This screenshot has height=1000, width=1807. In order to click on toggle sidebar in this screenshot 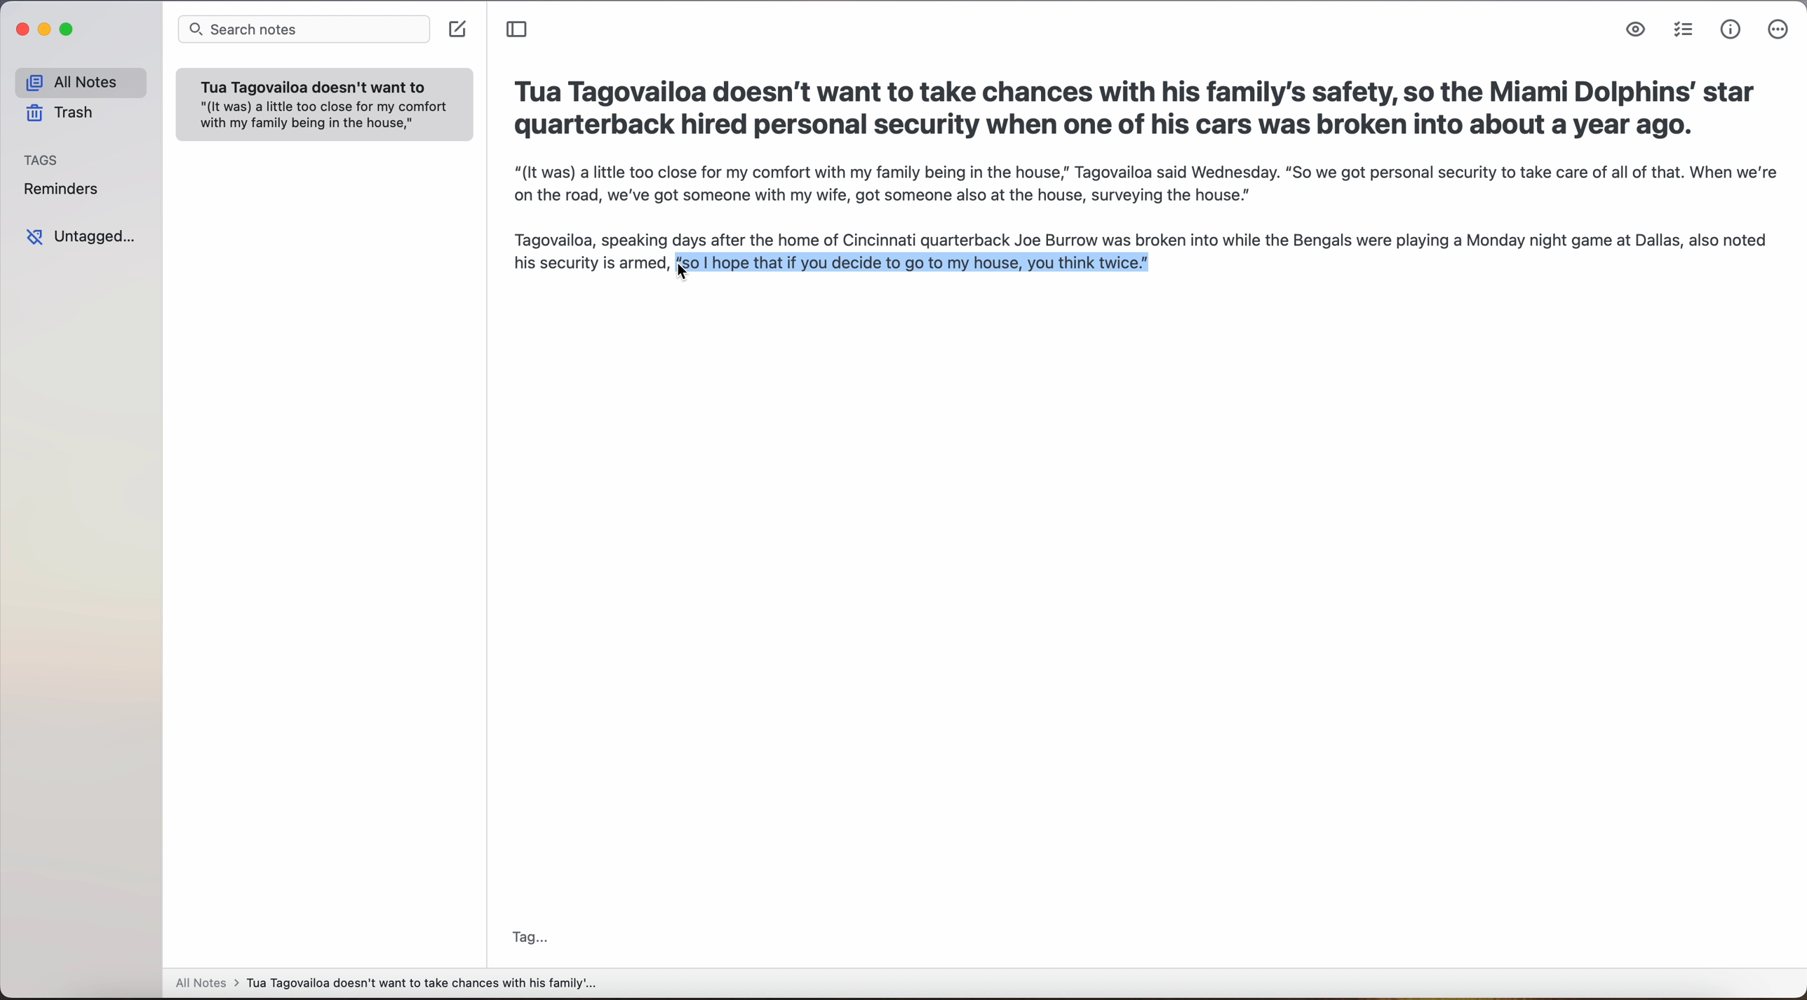, I will do `click(519, 30)`.